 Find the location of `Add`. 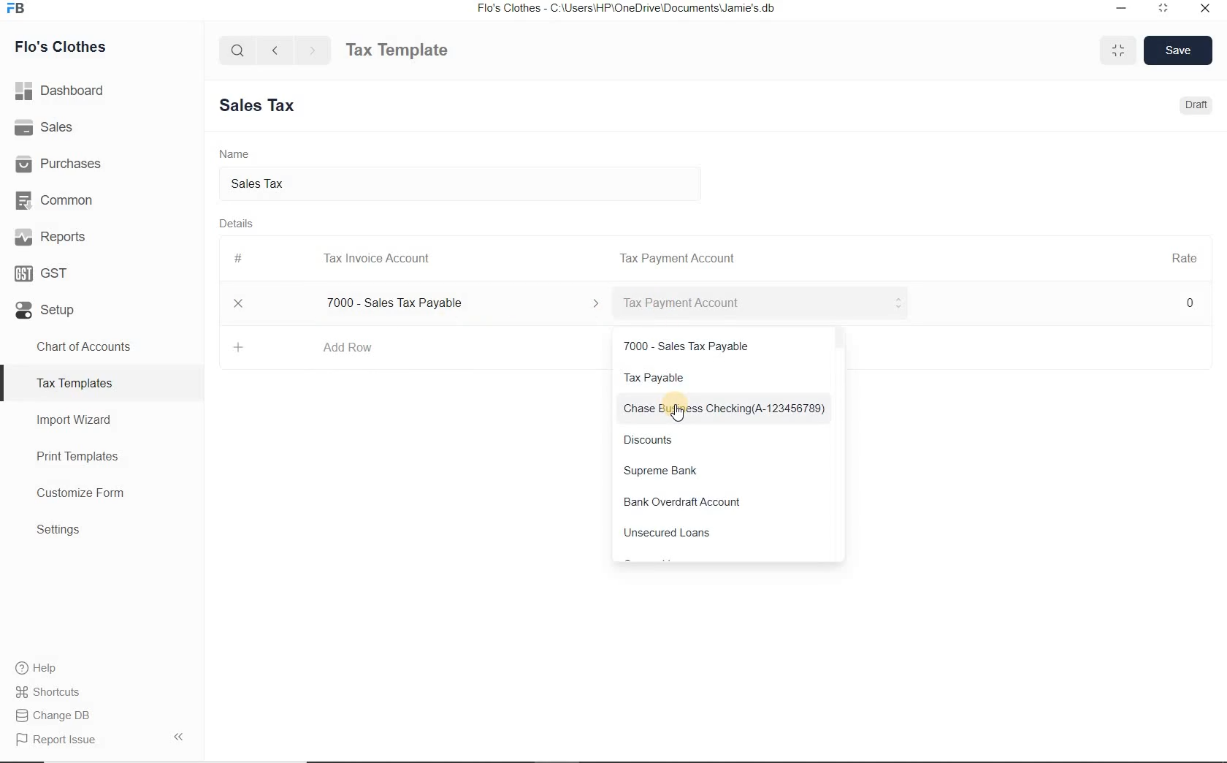

Add is located at coordinates (240, 347).